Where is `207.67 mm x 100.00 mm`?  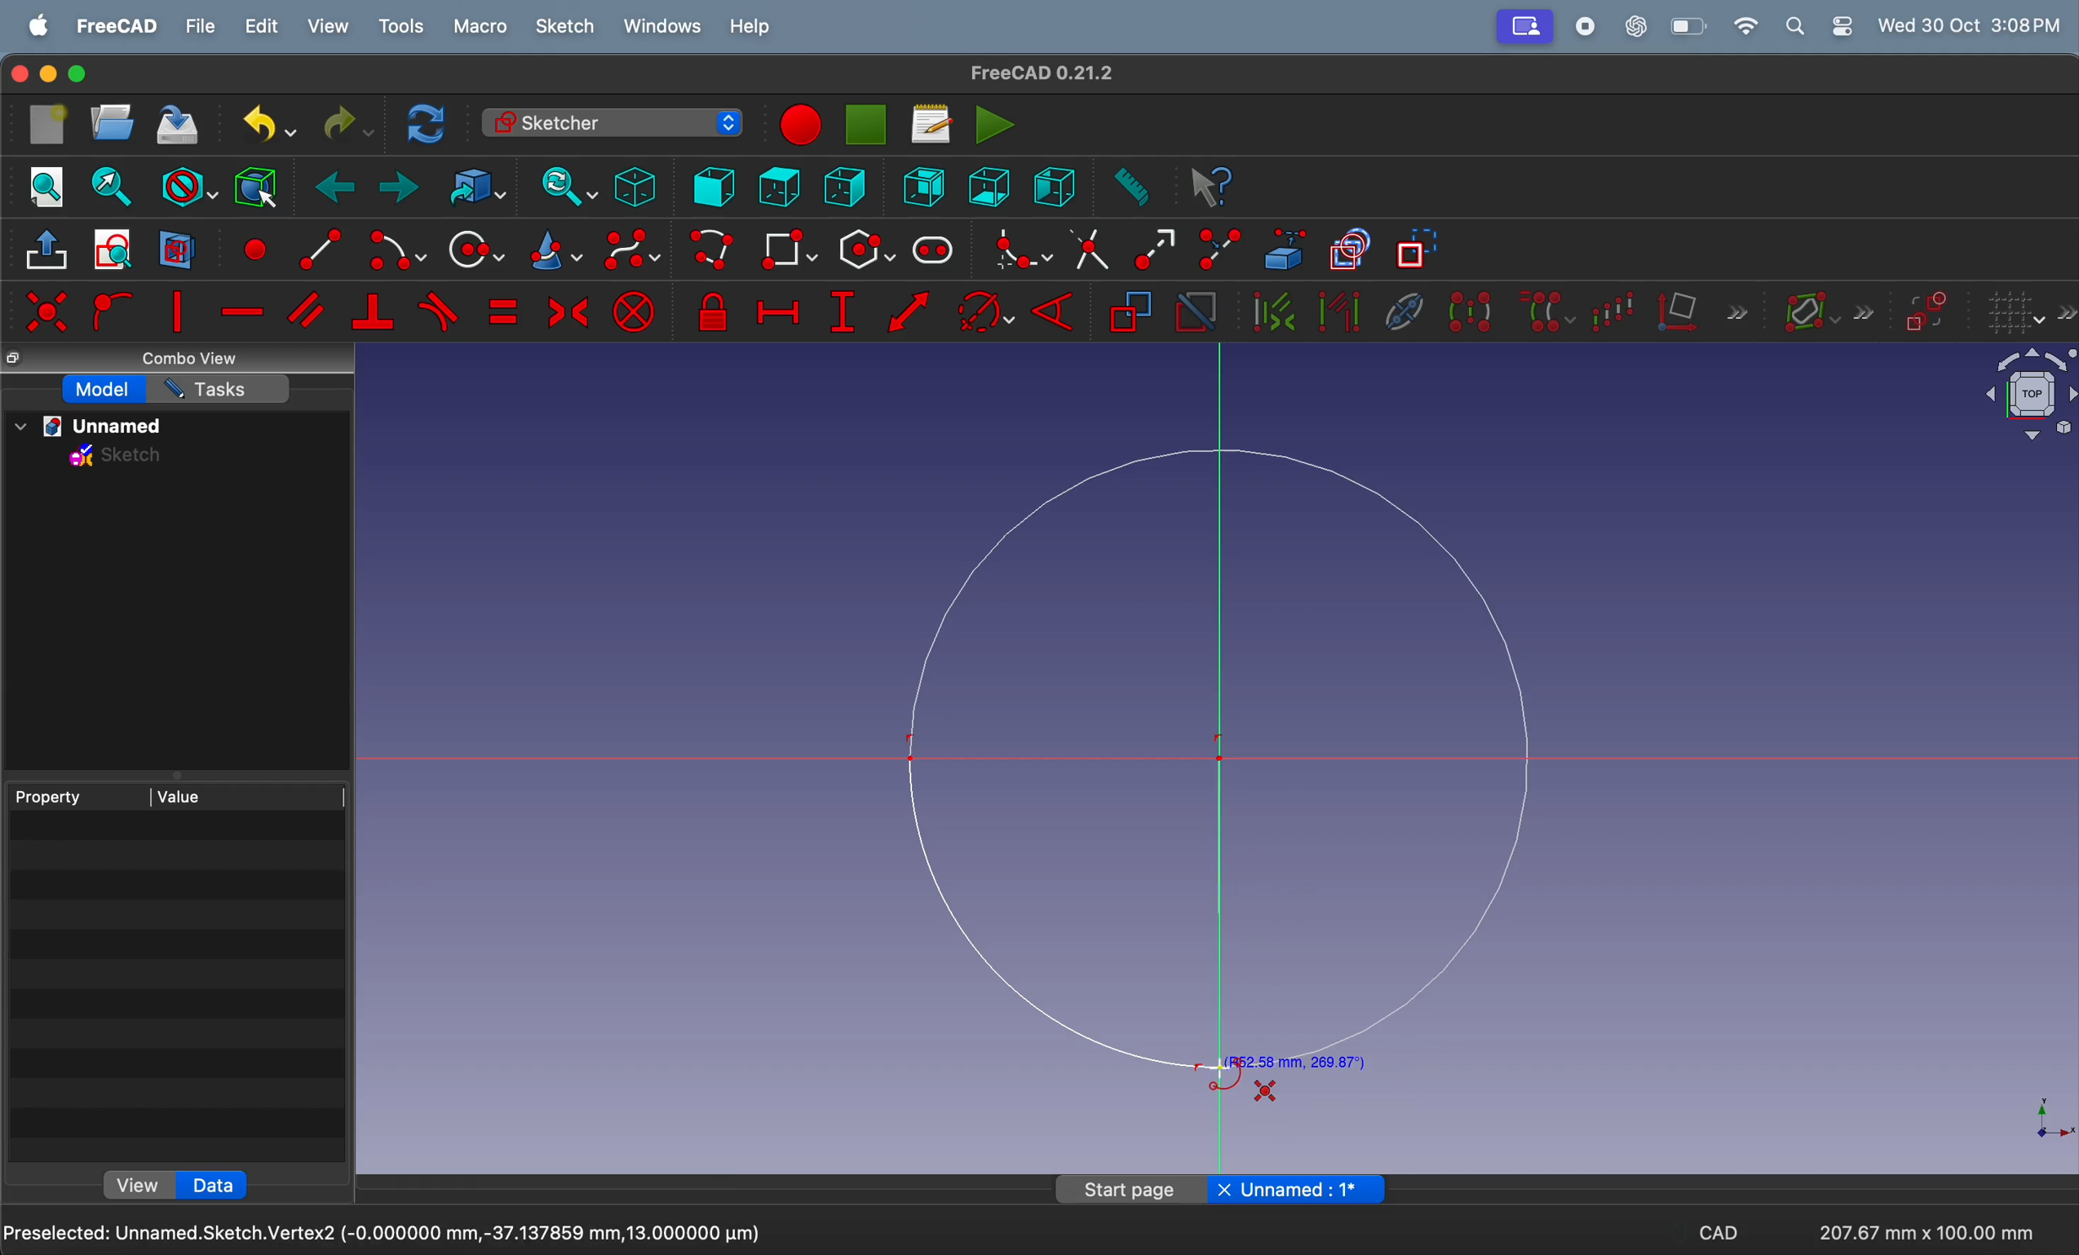
207.67 mm x 100.00 mm is located at coordinates (1924, 1232).